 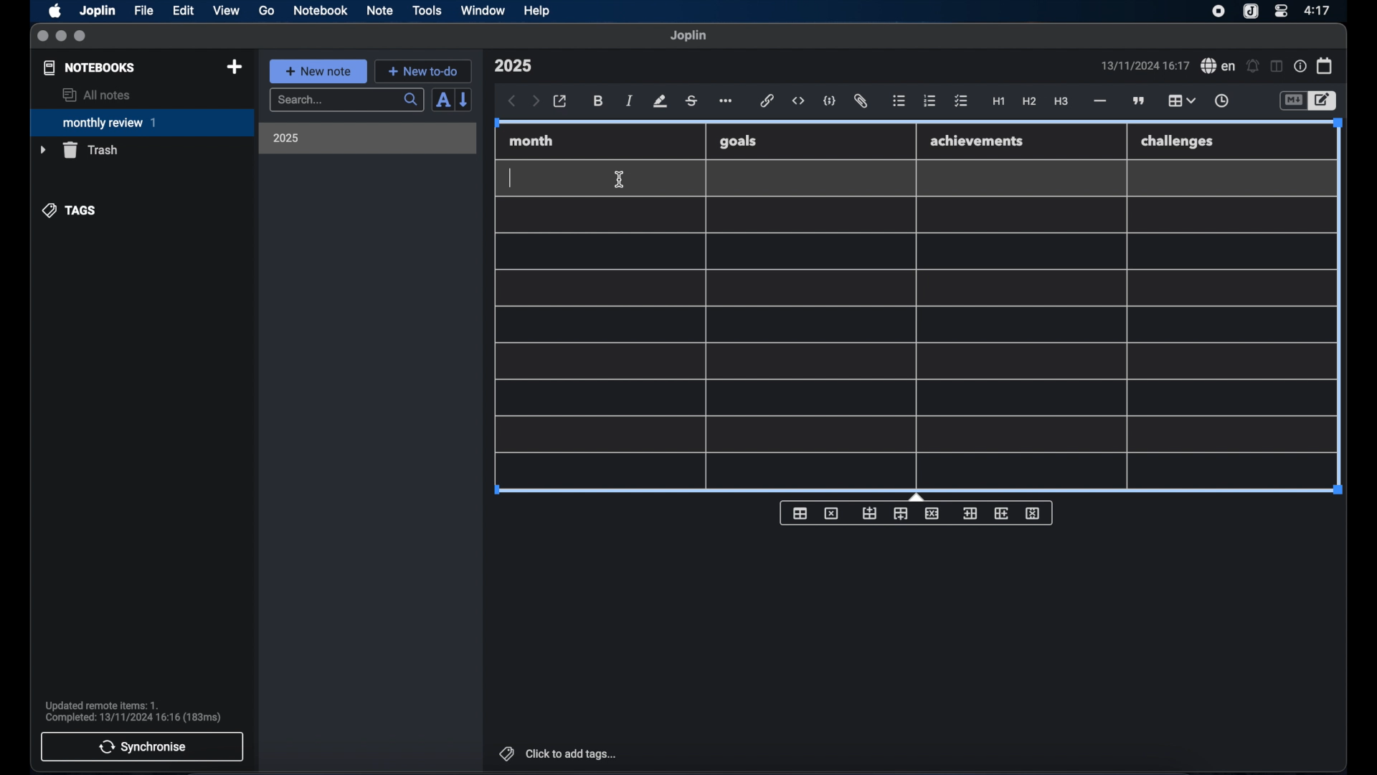 I want to click on time, so click(x=1319, y=10).